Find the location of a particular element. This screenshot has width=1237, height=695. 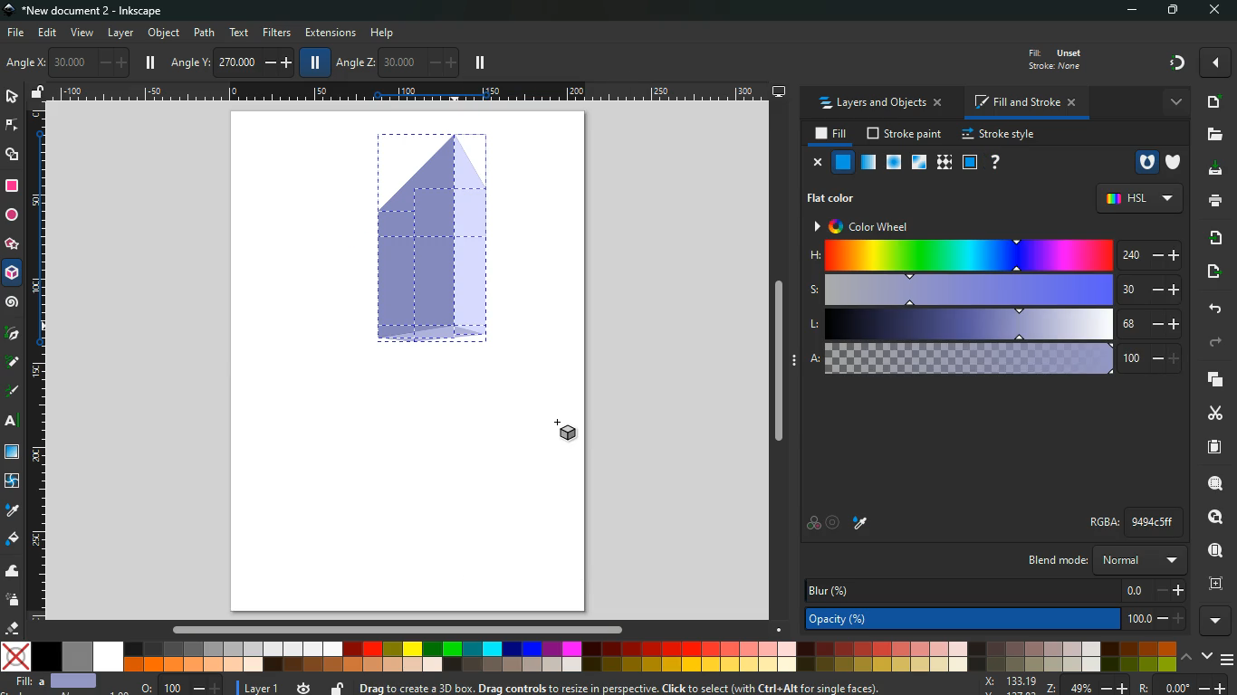

fill and stroke is located at coordinates (1023, 104).